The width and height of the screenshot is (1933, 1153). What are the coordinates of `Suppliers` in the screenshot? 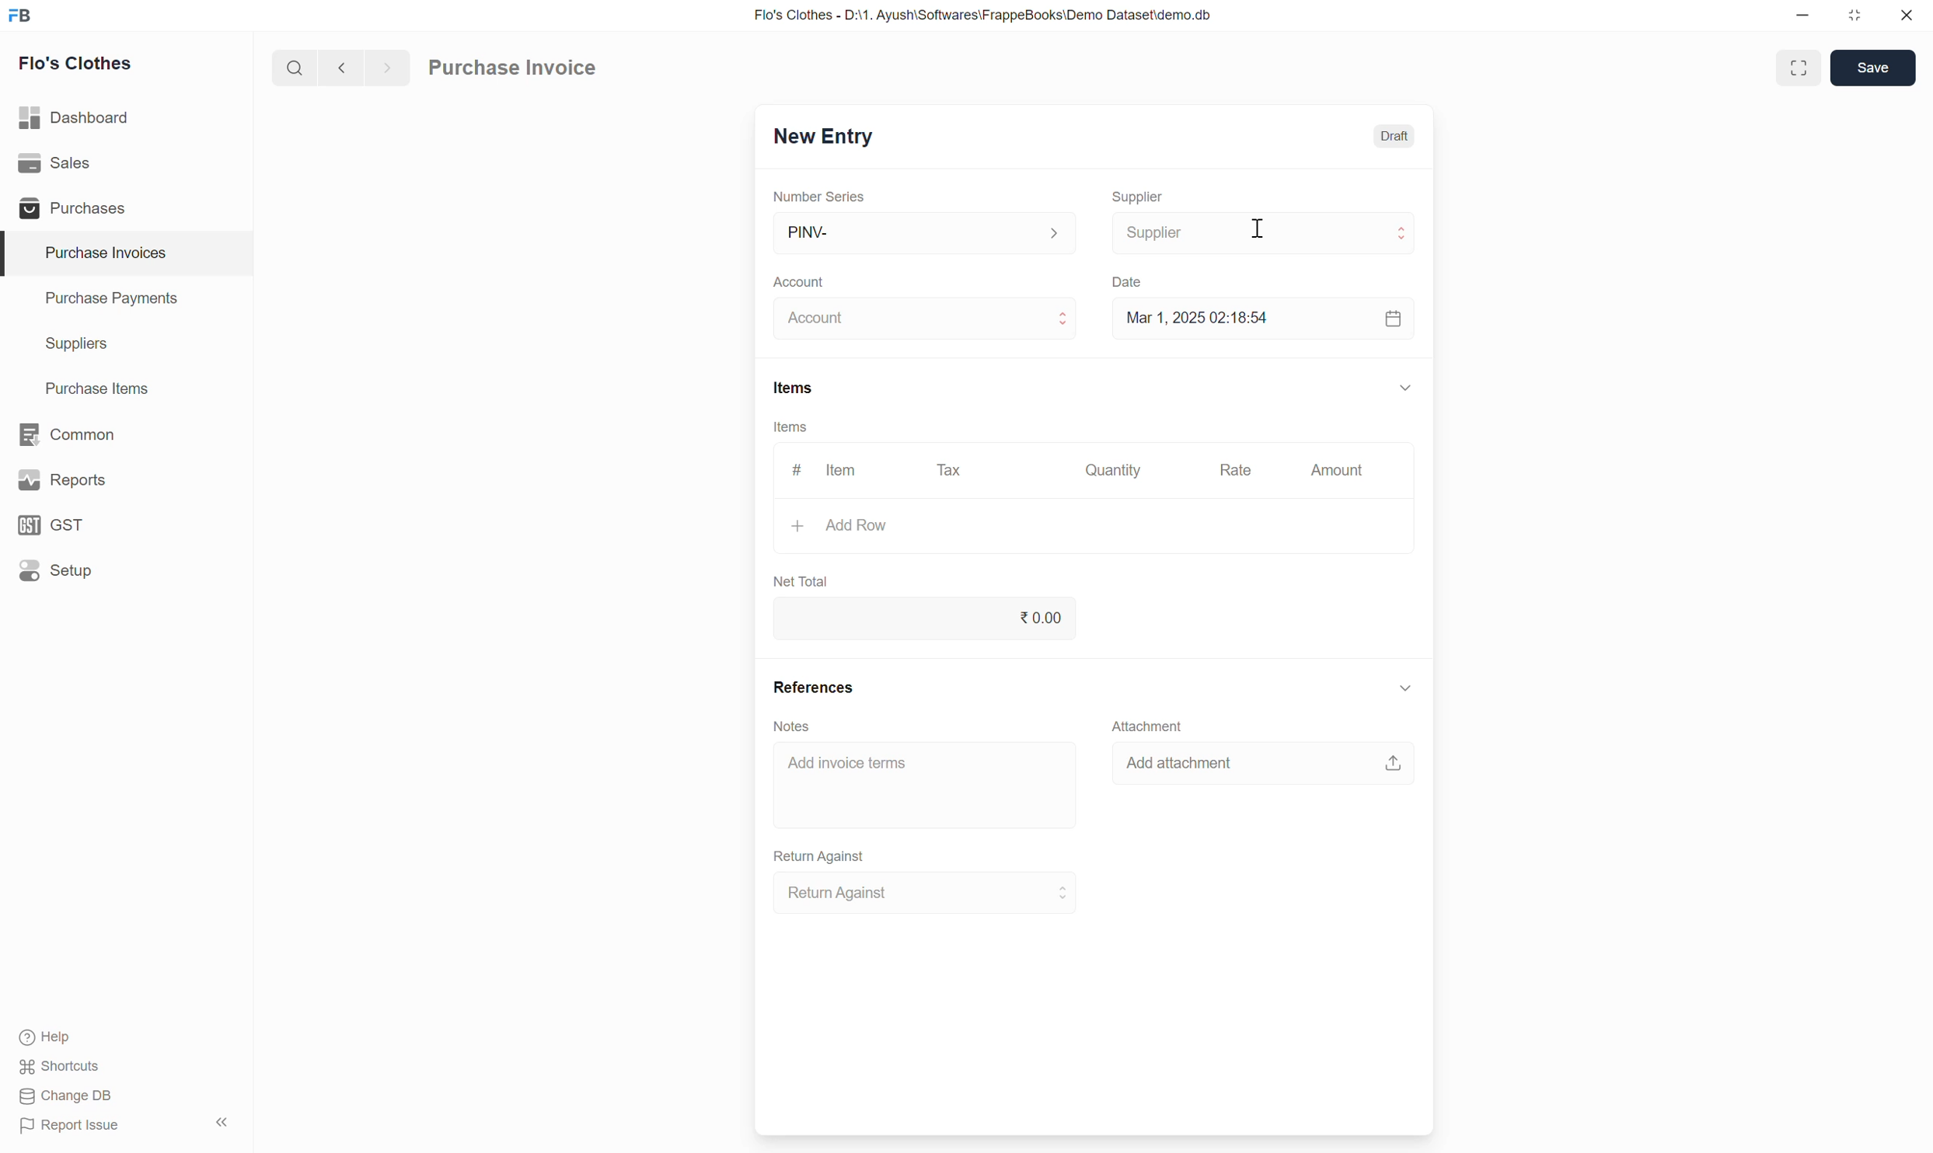 It's located at (127, 344).